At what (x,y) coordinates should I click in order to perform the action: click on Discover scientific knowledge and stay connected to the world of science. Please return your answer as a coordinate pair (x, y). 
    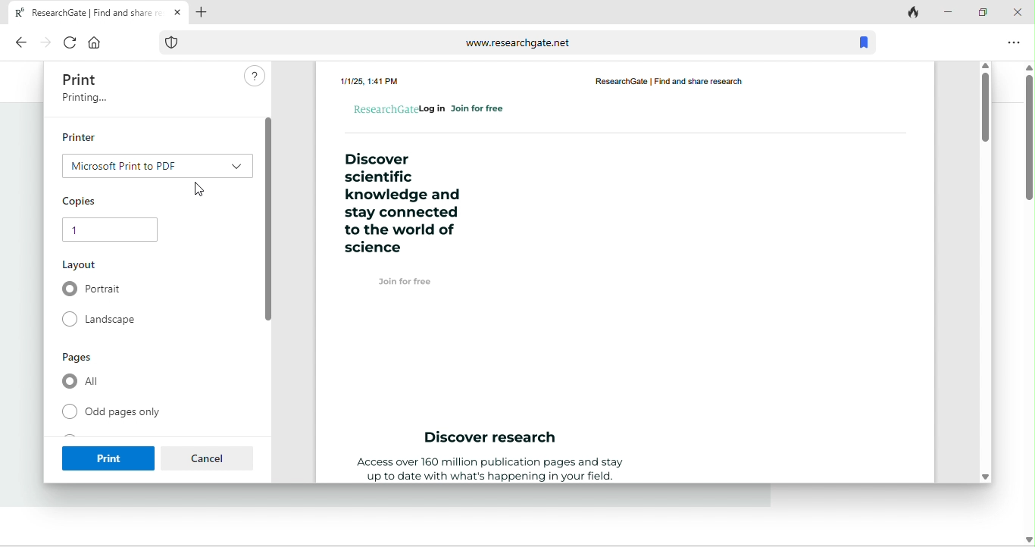
    Looking at the image, I should click on (400, 204).